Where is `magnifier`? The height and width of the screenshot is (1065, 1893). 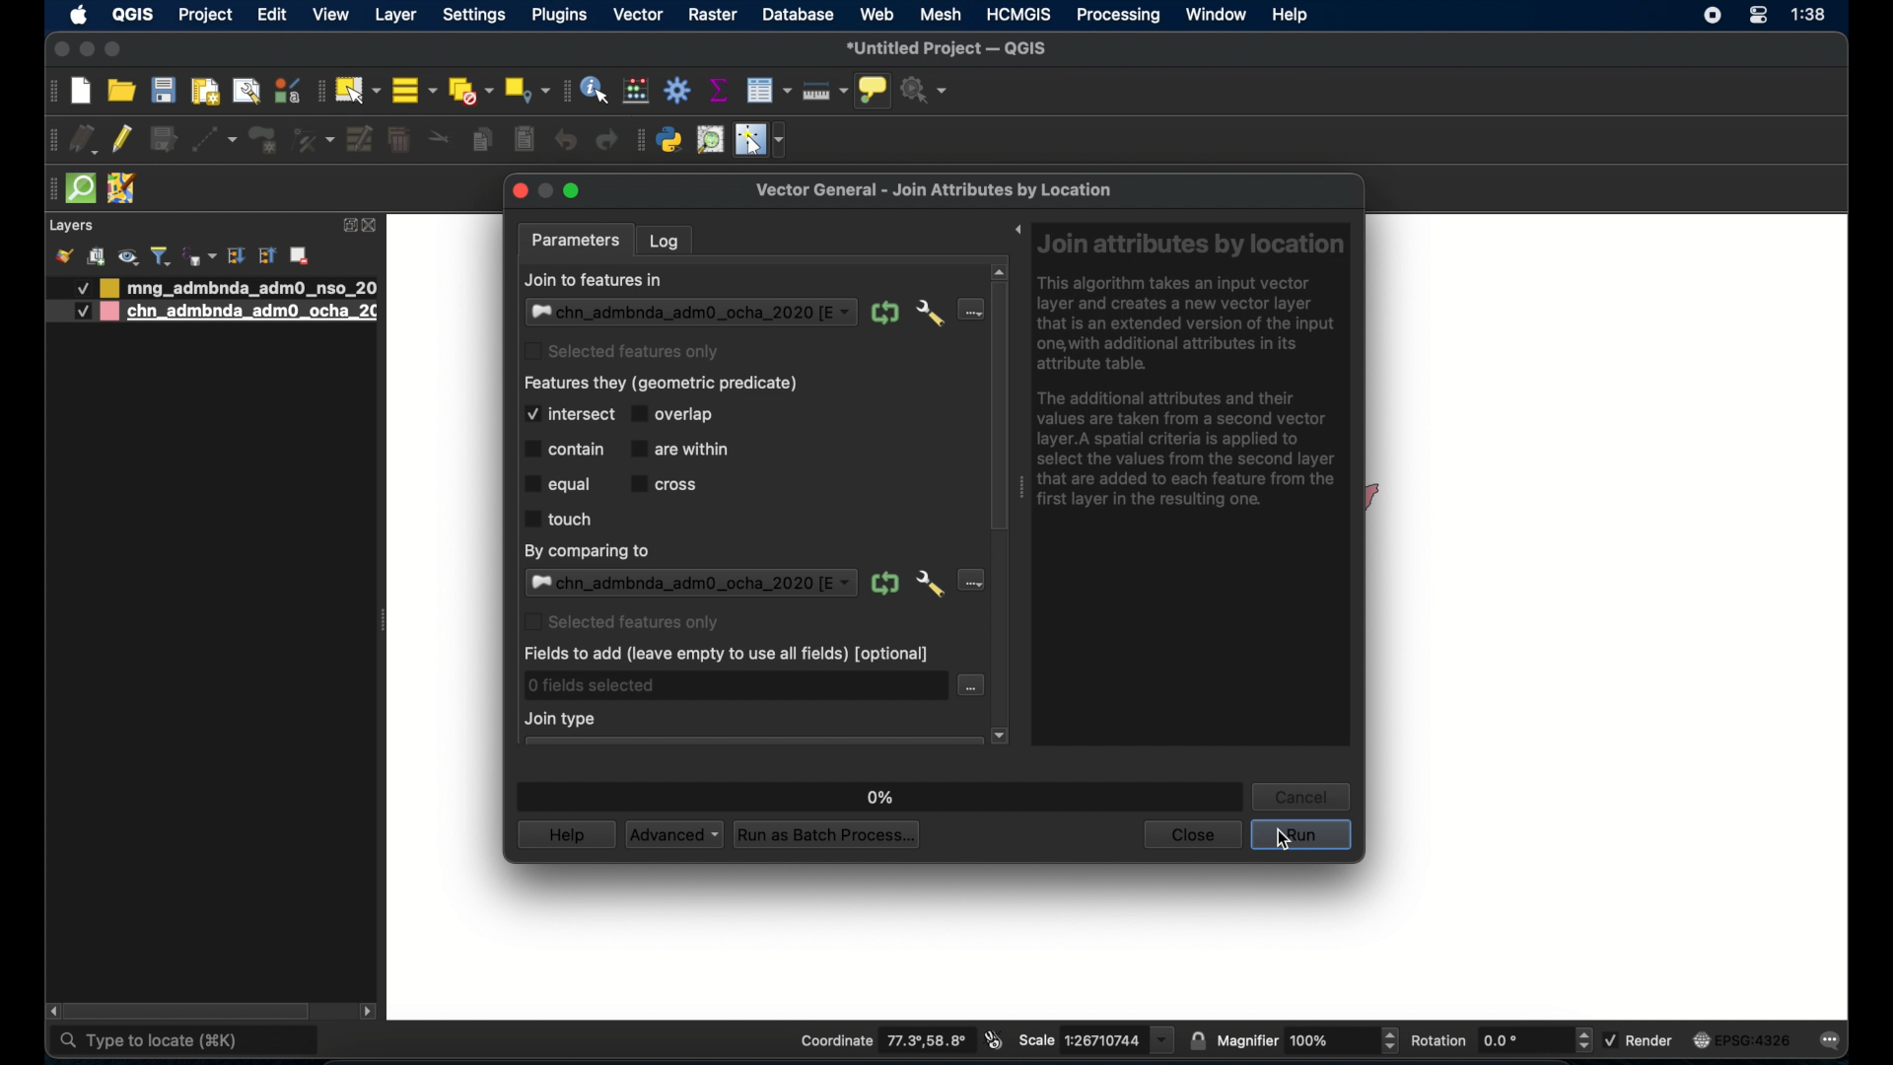
magnifier is located at coordinates (1308, 1041).